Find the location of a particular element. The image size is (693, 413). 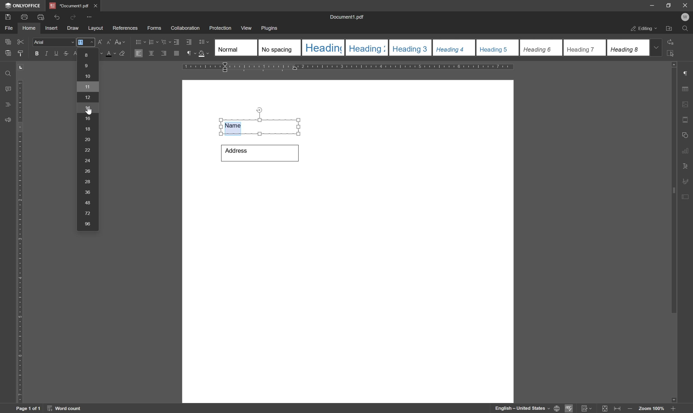

word count is located at coordinates (66, 409).